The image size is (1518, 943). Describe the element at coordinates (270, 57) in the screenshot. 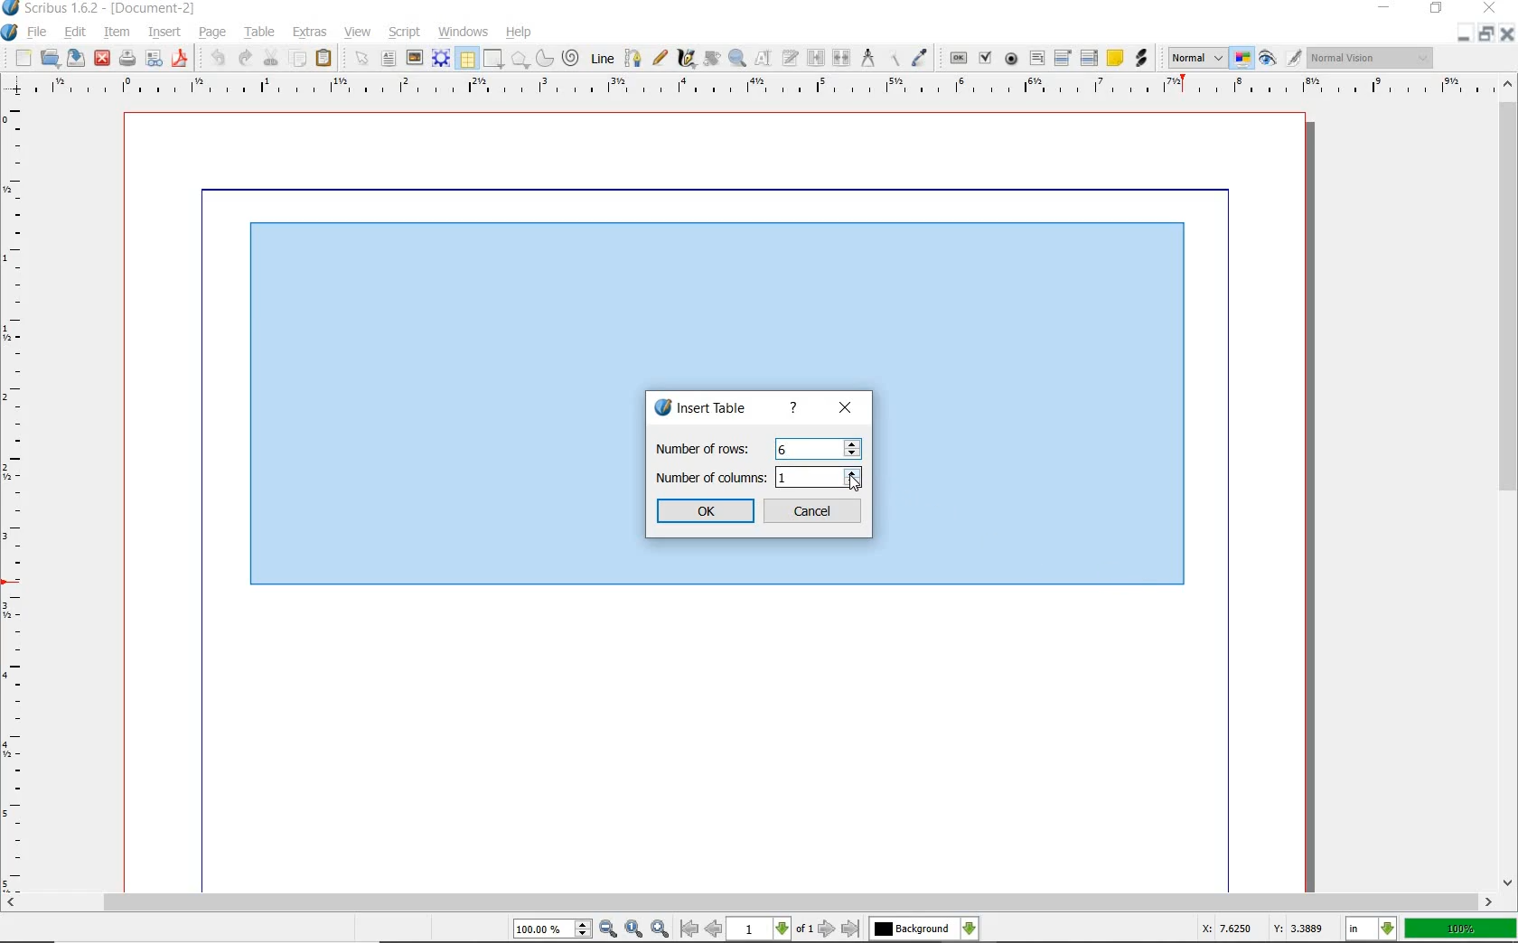

I see `cut` at that location.